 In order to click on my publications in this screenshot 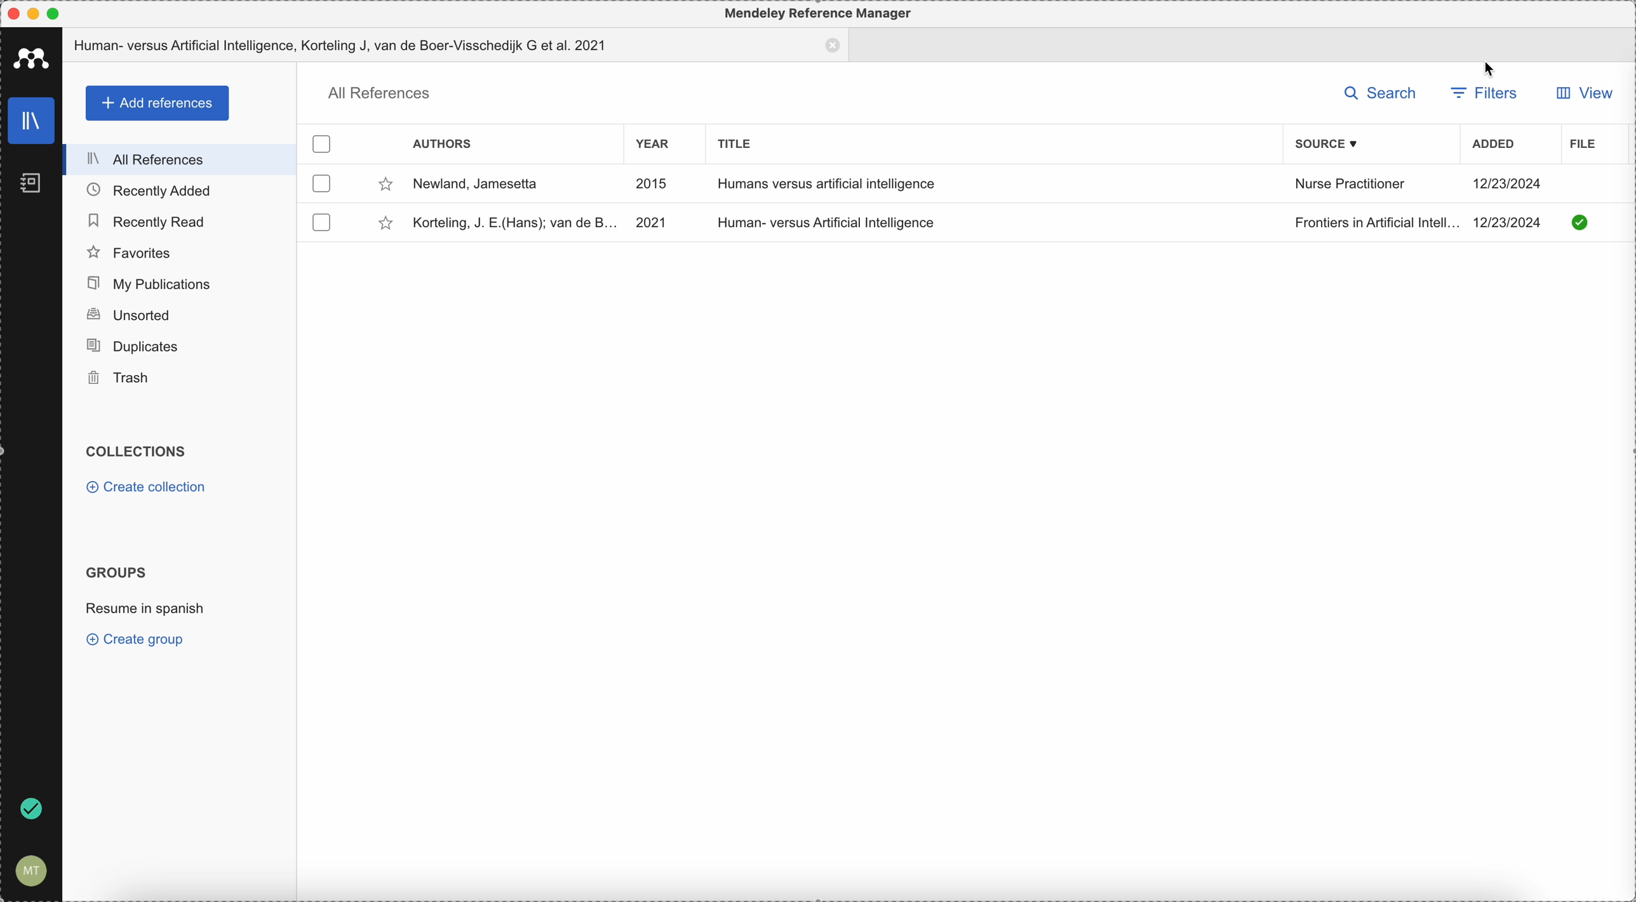, I will do `click(182, 284)`.